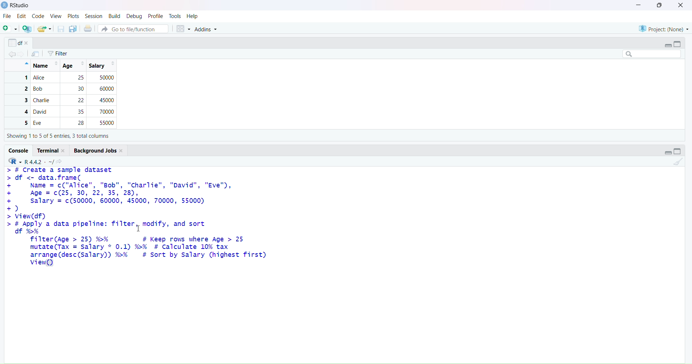 The image size is (692, 364). I want to click on cursor, so click(140, 228).